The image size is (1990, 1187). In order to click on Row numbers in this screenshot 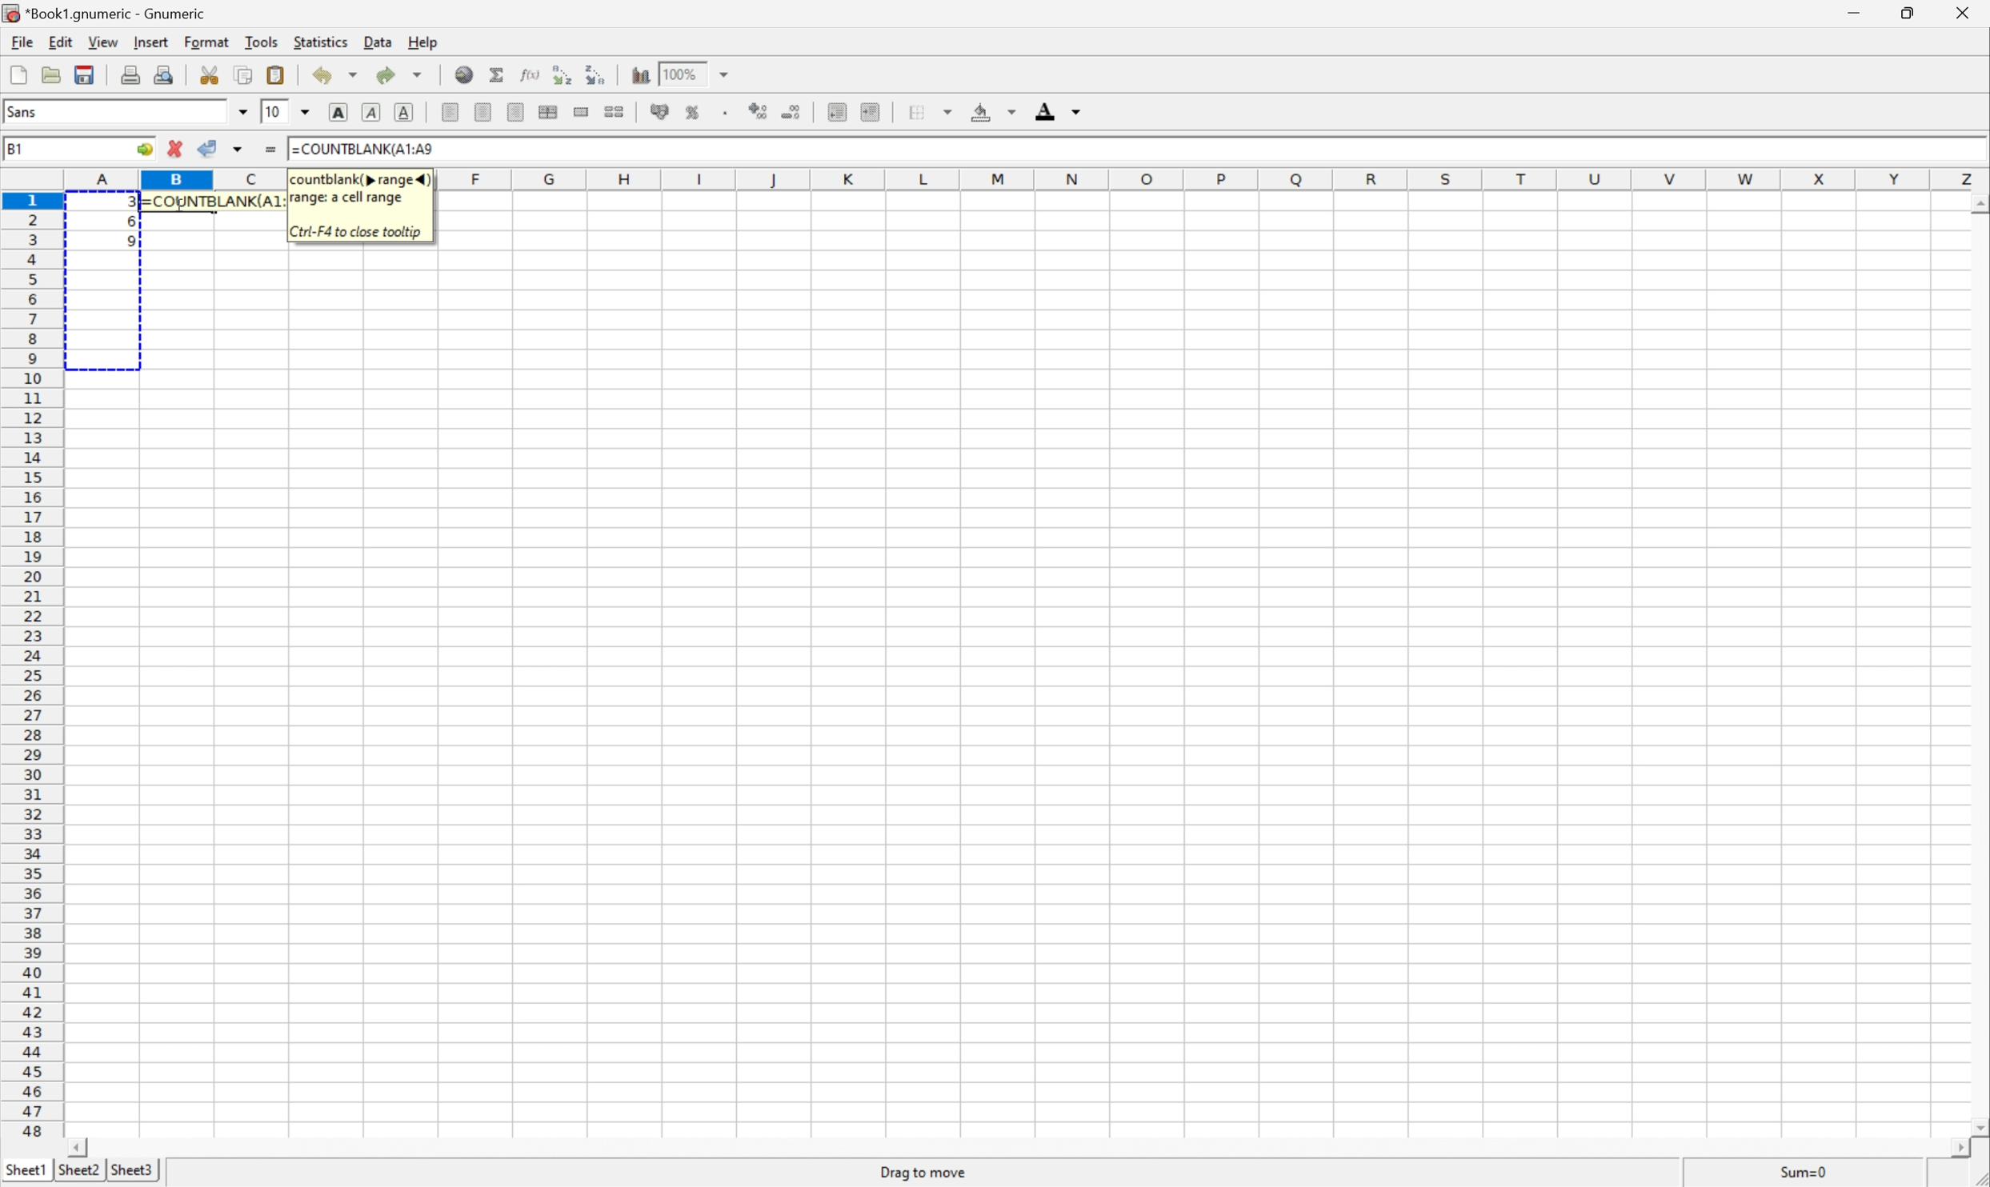, I will do `click(31, 665)`.